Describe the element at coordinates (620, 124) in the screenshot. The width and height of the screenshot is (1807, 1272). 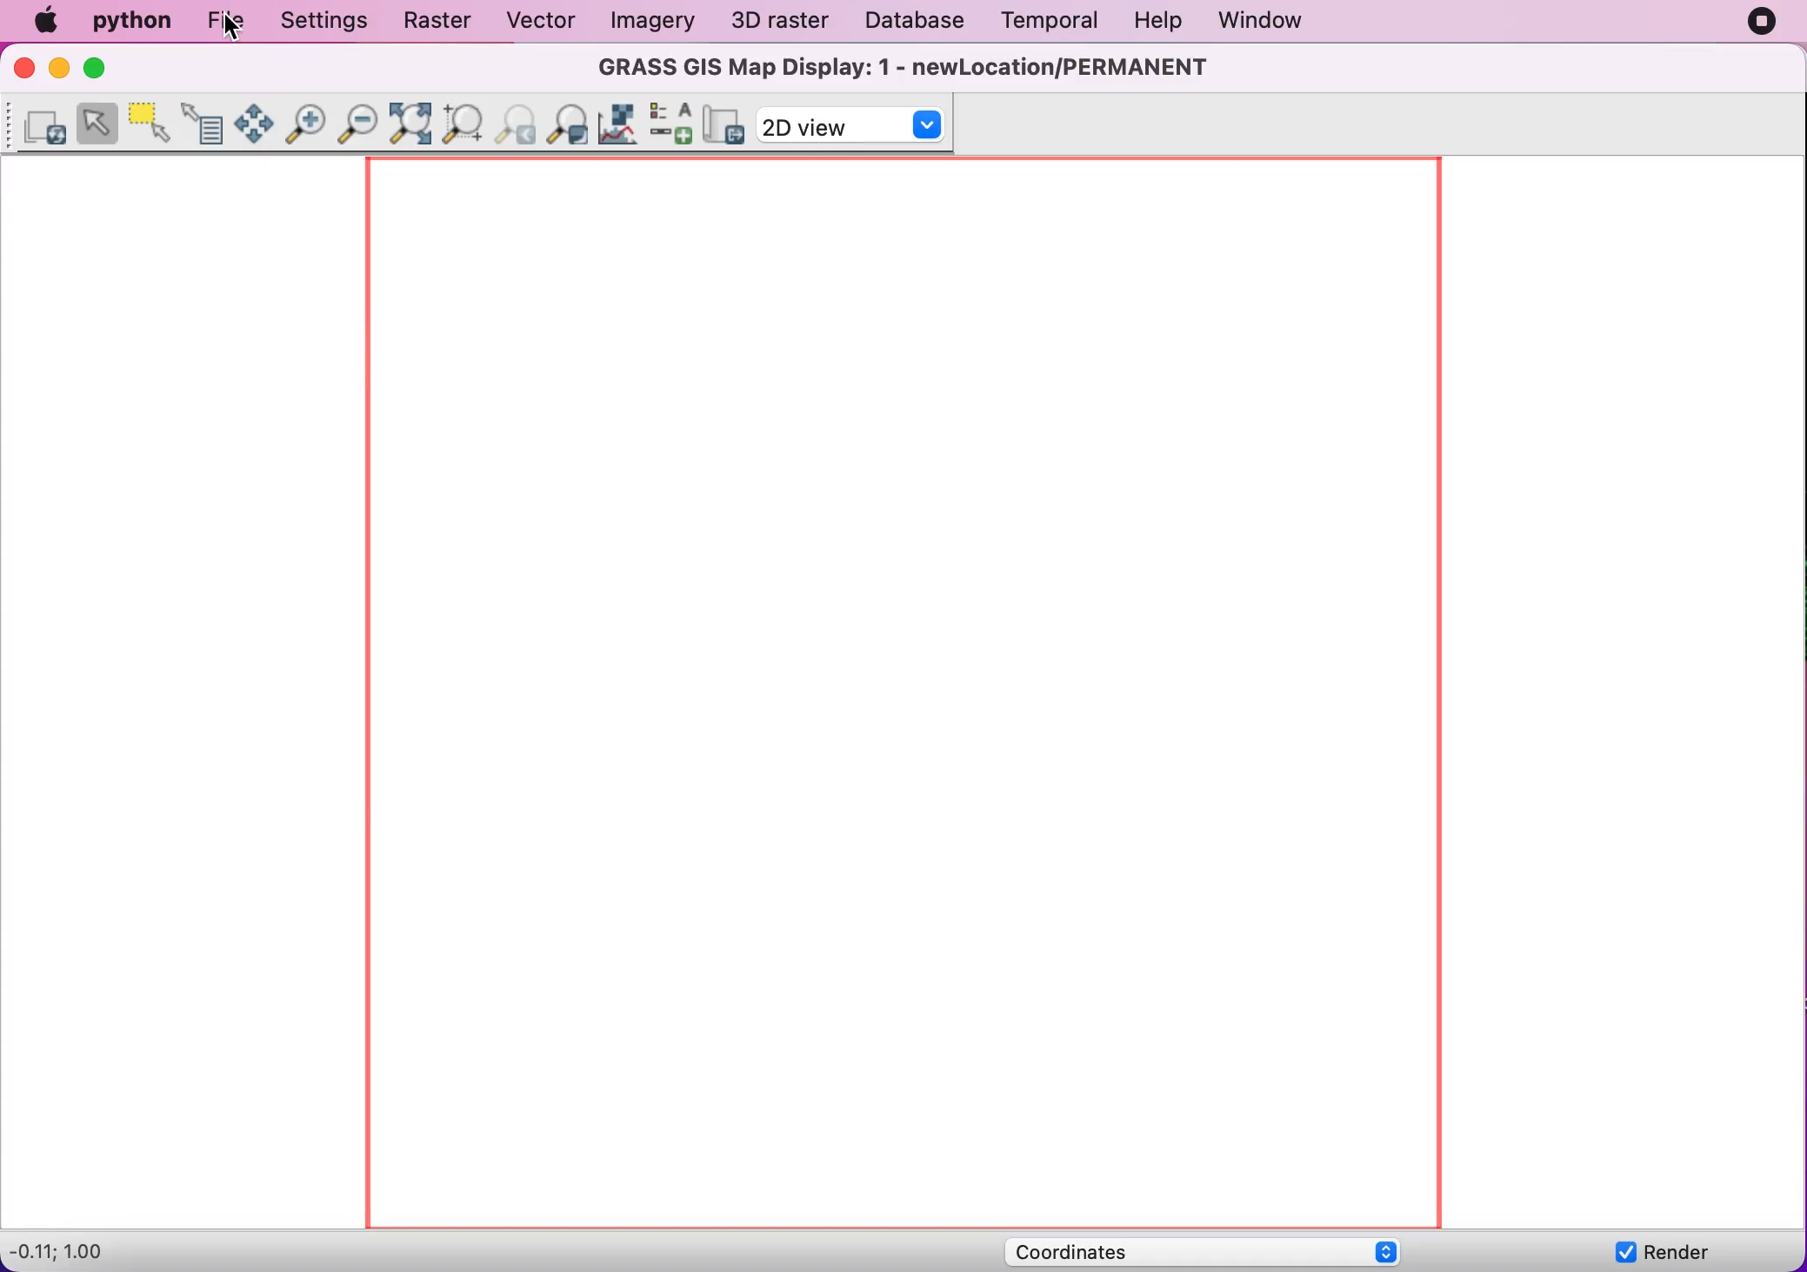
I see `analyze menu` at that location.